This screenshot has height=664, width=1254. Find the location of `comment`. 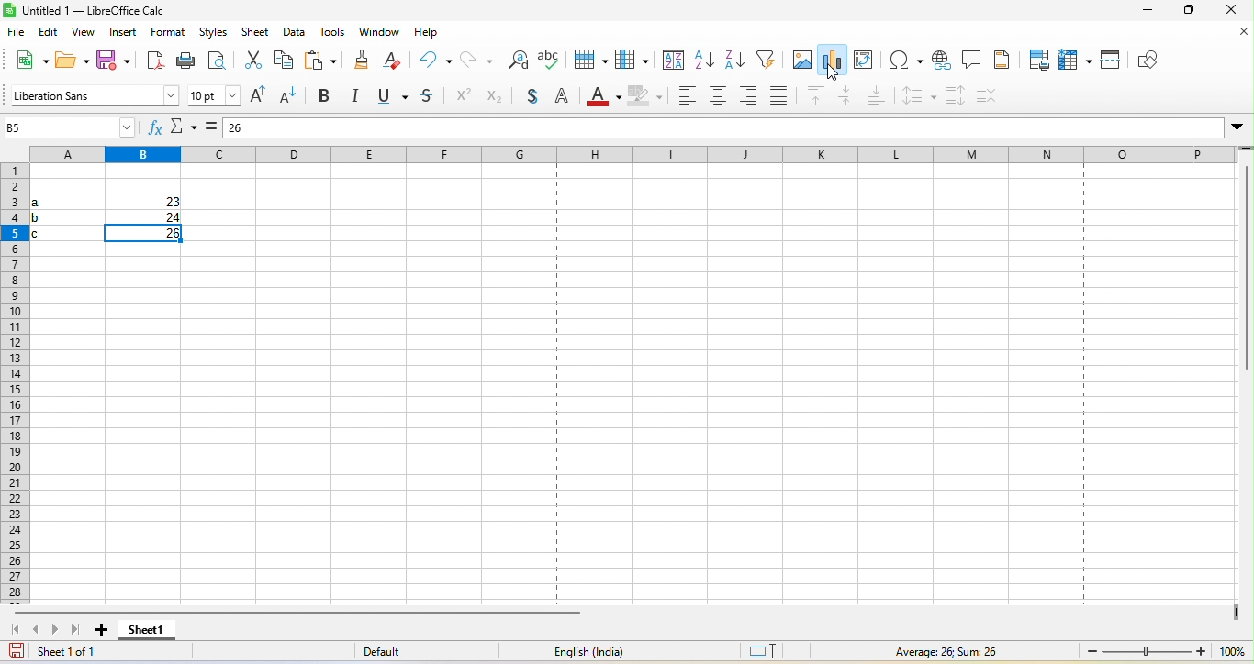

comment is located at coordinates (971, 58).